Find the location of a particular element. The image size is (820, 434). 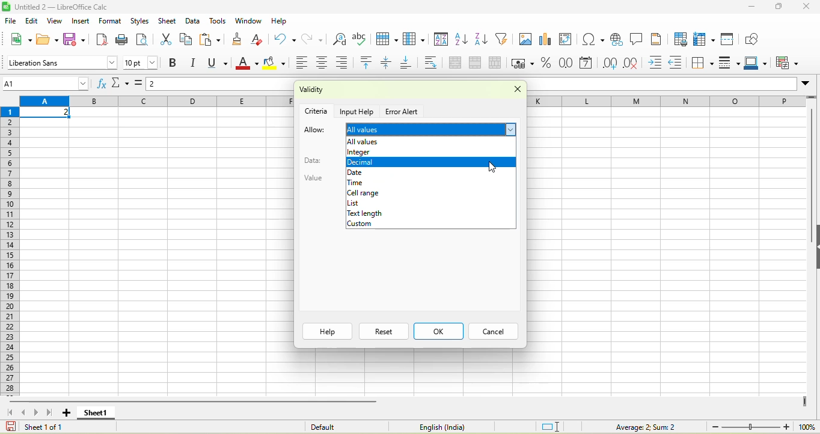

sheet 1 is located at coordinates (95, 413).